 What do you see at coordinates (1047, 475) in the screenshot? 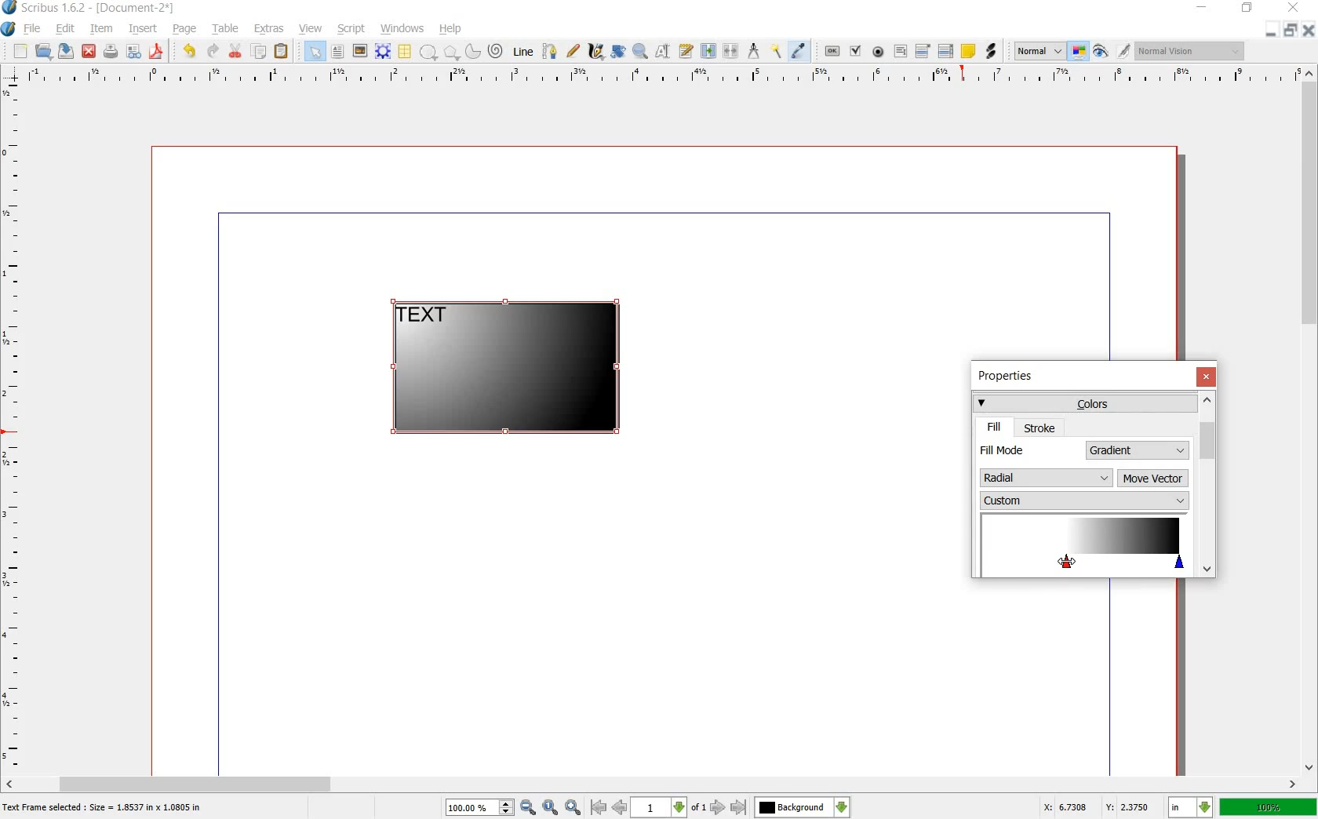
I see `radial` at bounding box center [1047, 475].